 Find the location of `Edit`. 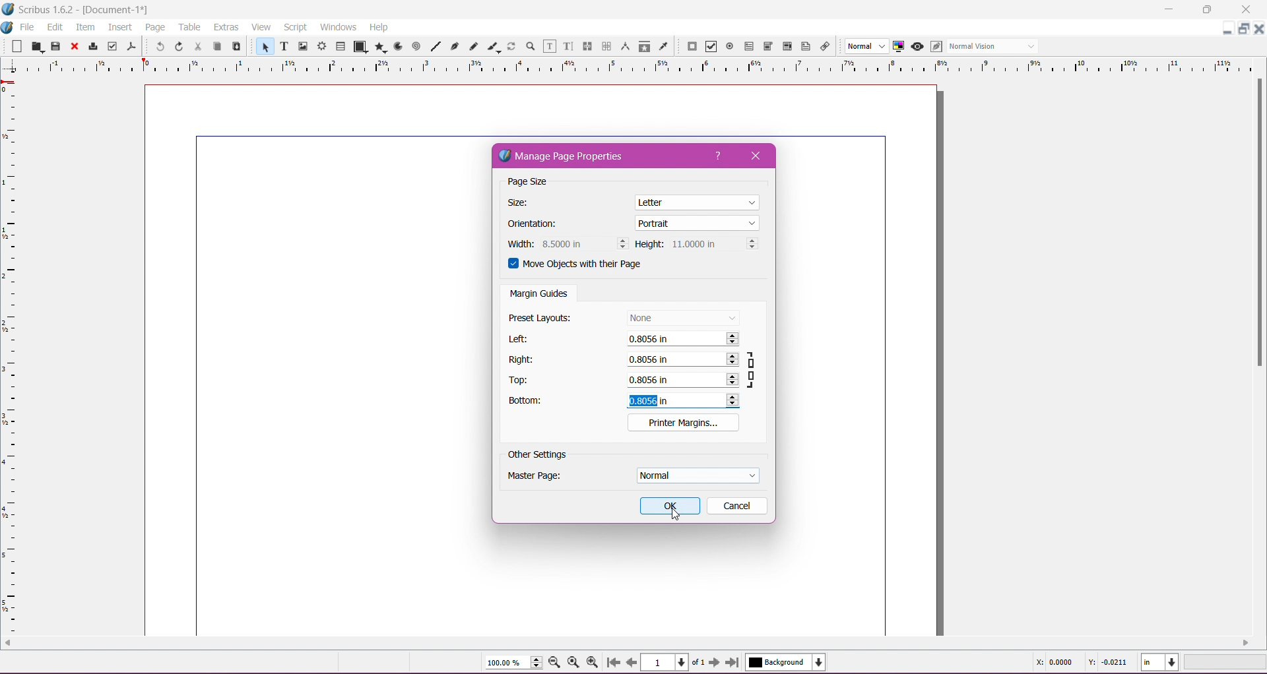

Edit is located at coordinates (55, 26).